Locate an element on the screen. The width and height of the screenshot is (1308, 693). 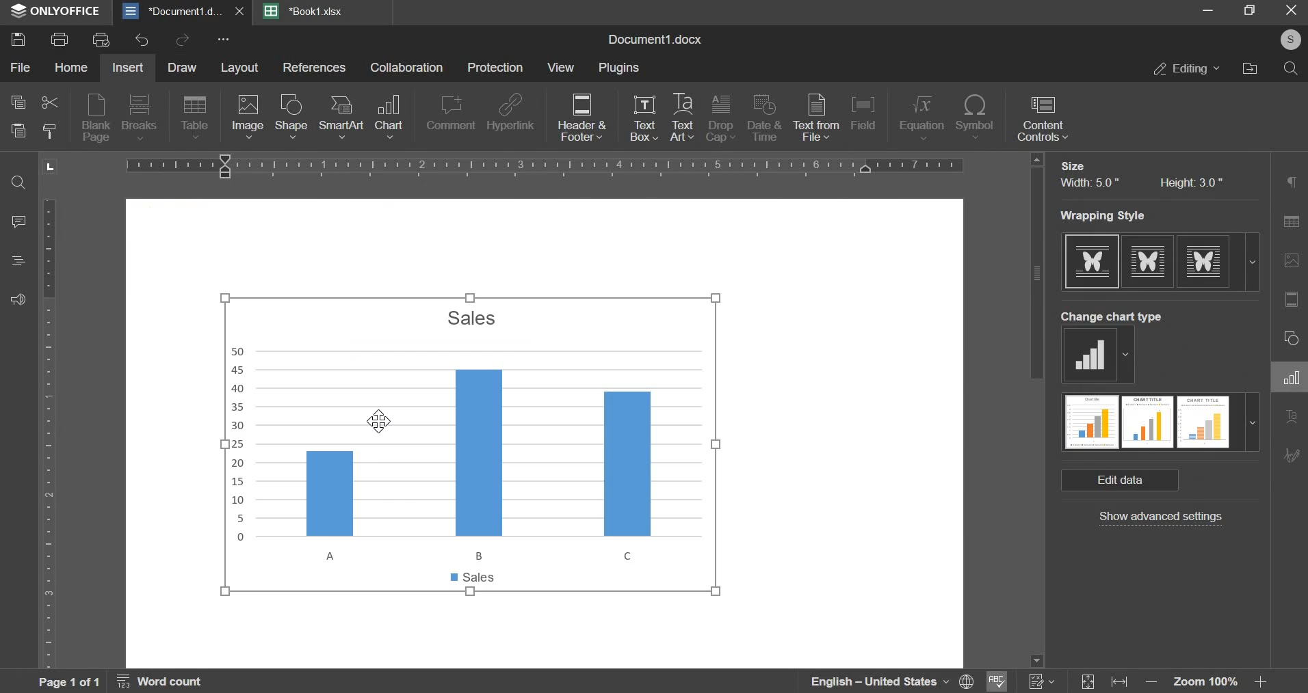
header & footer is located at coordinates (581, 119).